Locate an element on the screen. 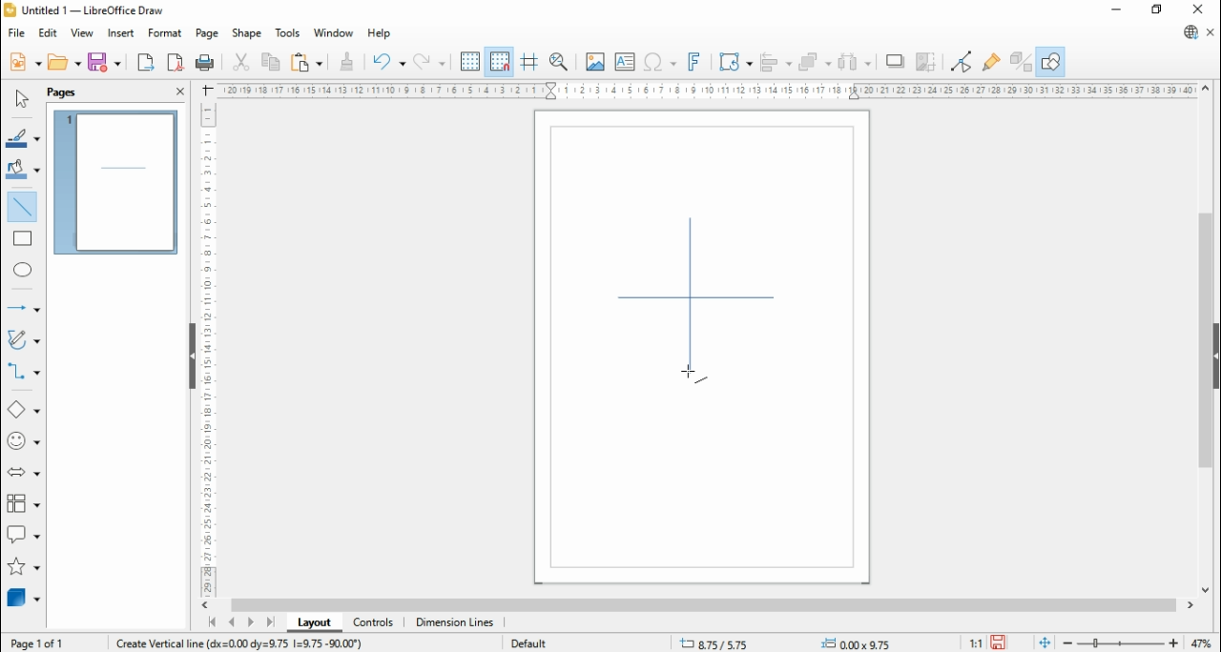 The image size is (1221, 652). toggle extrusions is located at coordinates (1020, 61).